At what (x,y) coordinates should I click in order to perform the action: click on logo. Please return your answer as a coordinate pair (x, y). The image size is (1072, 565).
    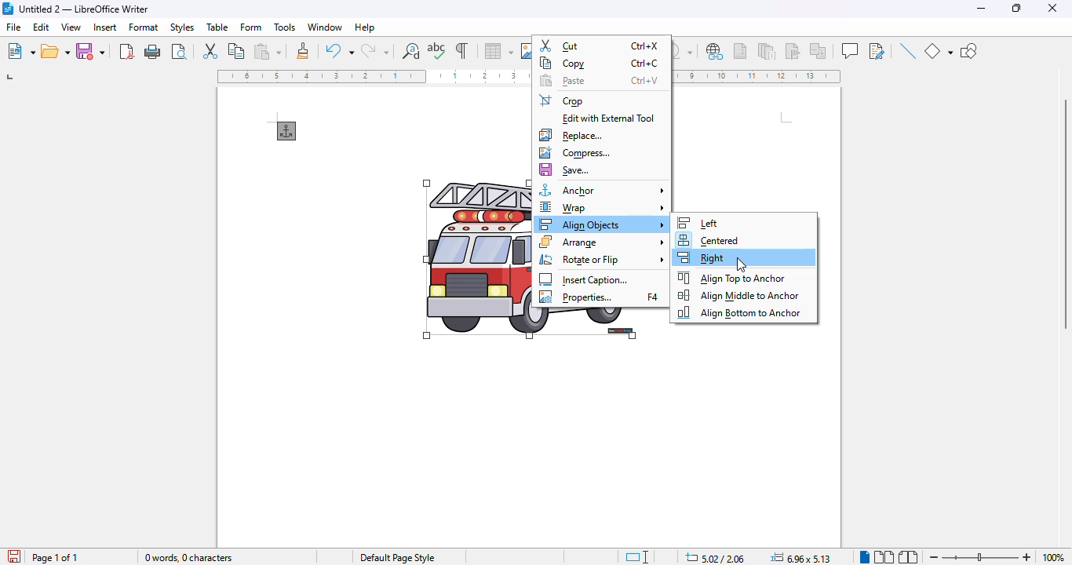
    Looking at the image, I should click on (8, 9).